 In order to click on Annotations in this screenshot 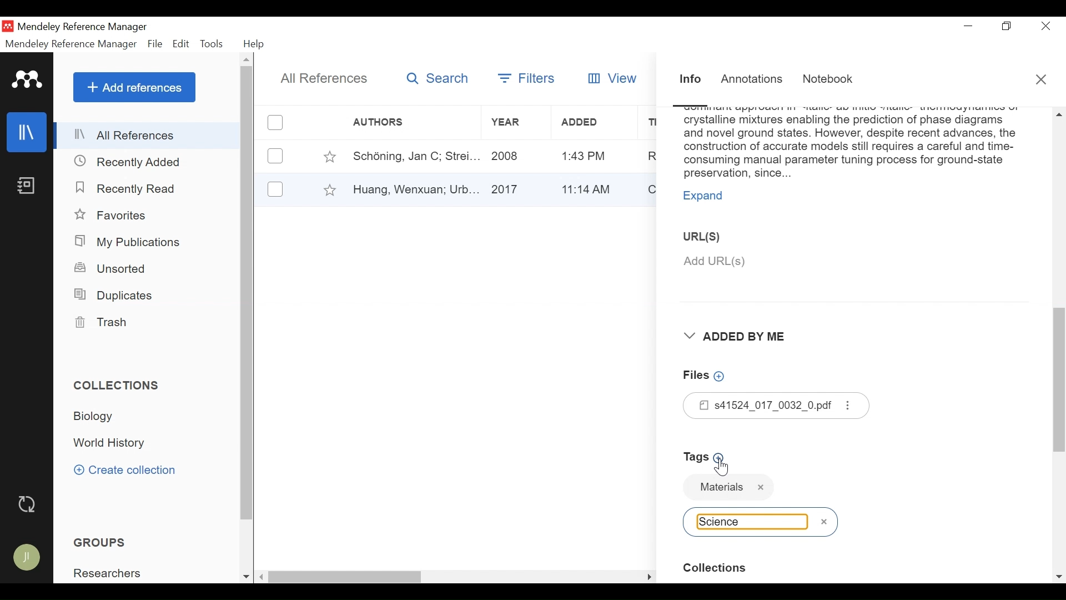, I will do `click(752, 81)`.